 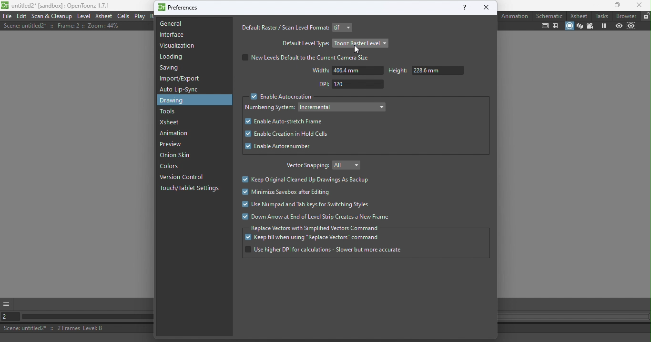 I want to click on Xsheet, so click(x=172, y=122).